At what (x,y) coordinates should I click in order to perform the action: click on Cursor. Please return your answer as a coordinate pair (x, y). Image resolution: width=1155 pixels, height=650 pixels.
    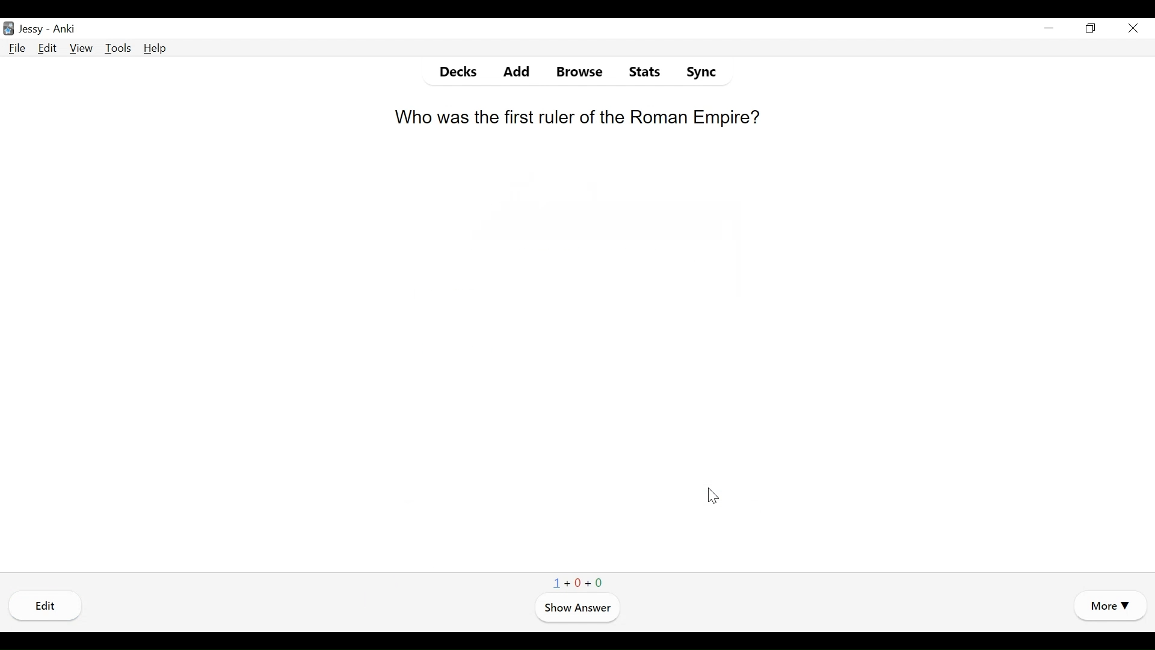
    Looking at the image, I should click on (715, 497).